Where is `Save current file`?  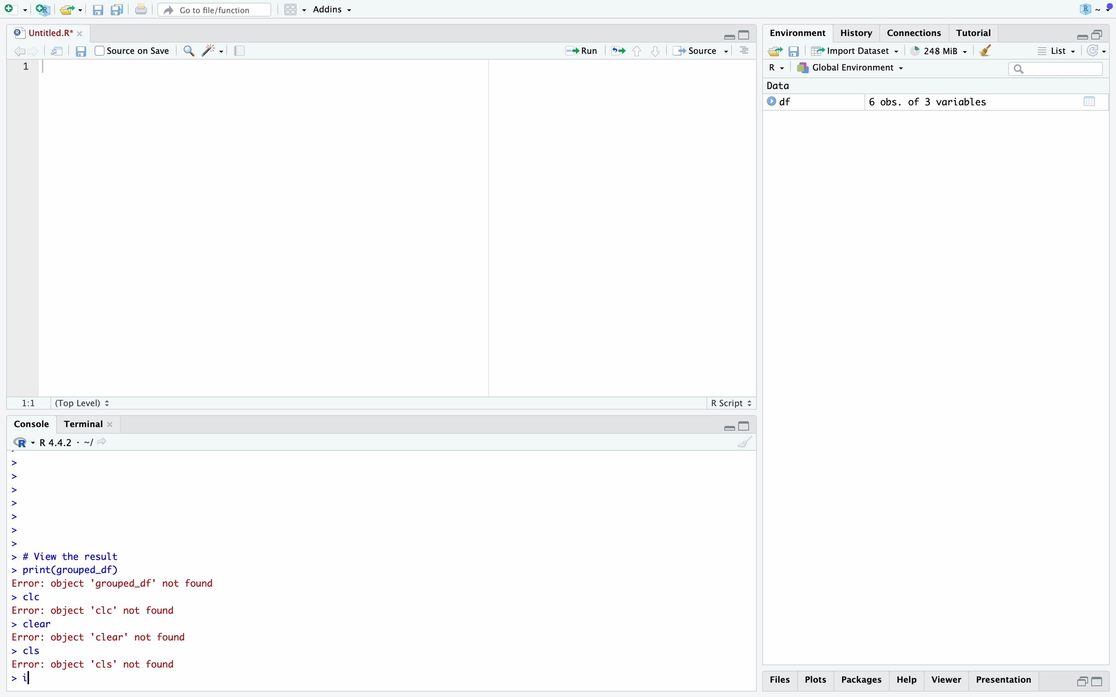 Save current file is located at coordinates (99, 10).